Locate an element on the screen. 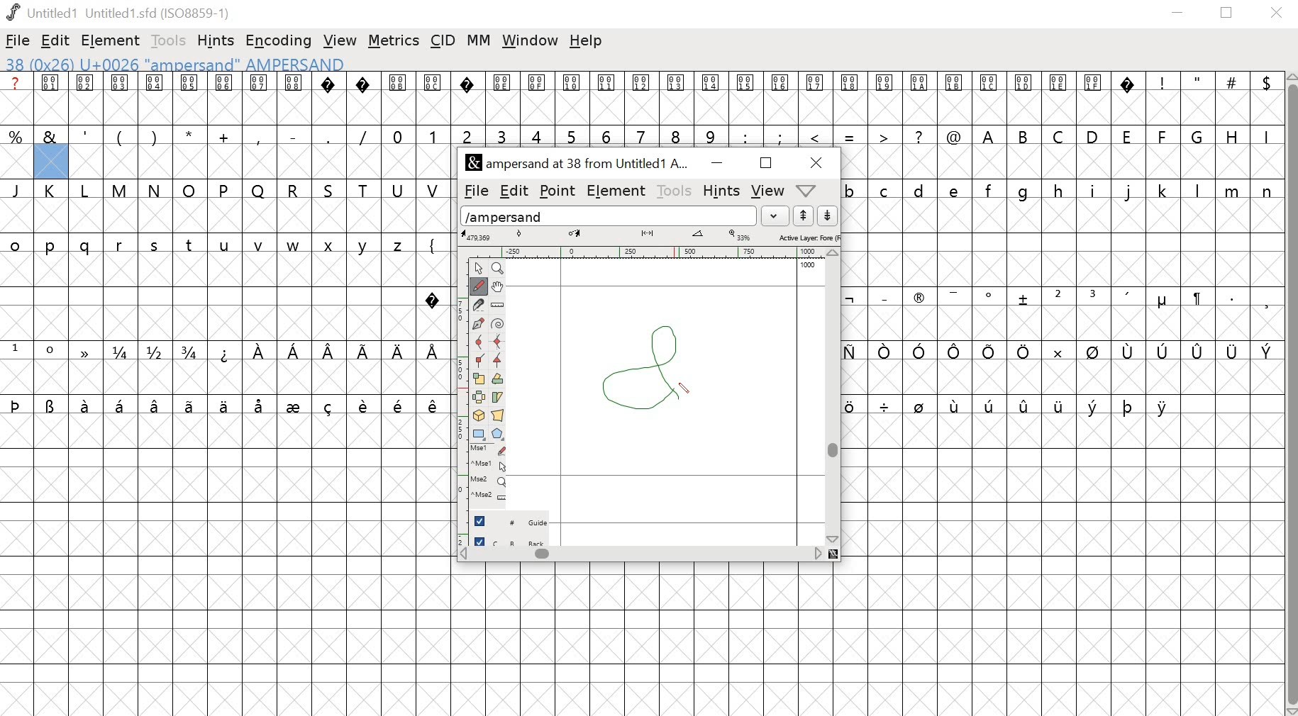 Image resolution: width=1298 pixels, height=716 pixels. u is located at coordinates (226, 246).